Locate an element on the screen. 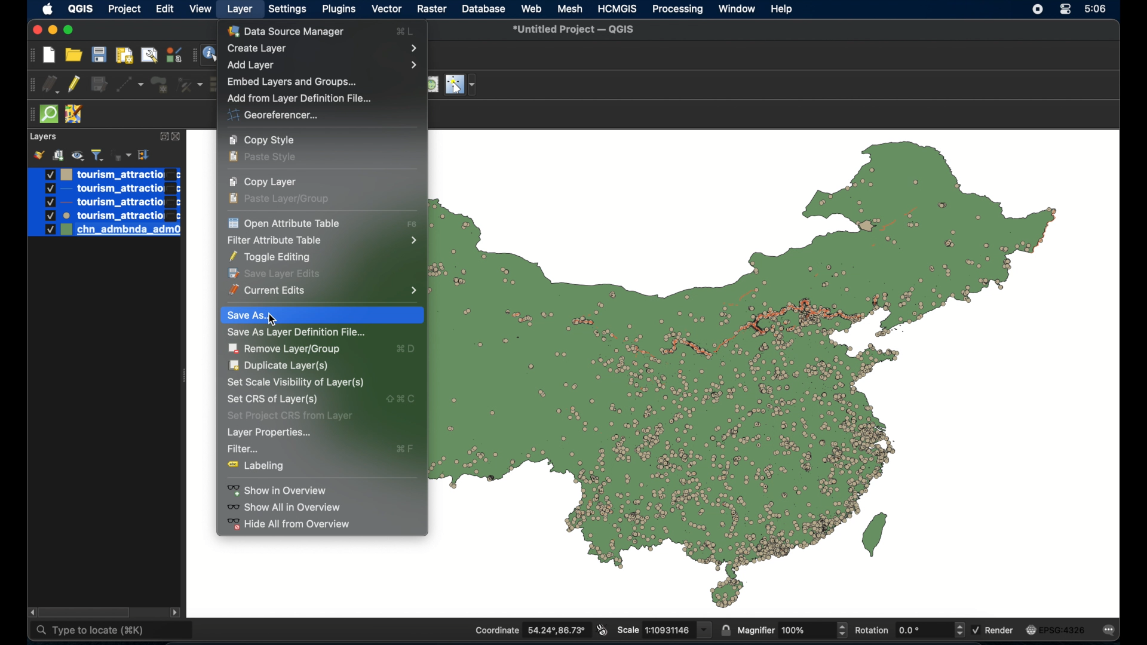  collapse all is located at coordinates (143, 155).